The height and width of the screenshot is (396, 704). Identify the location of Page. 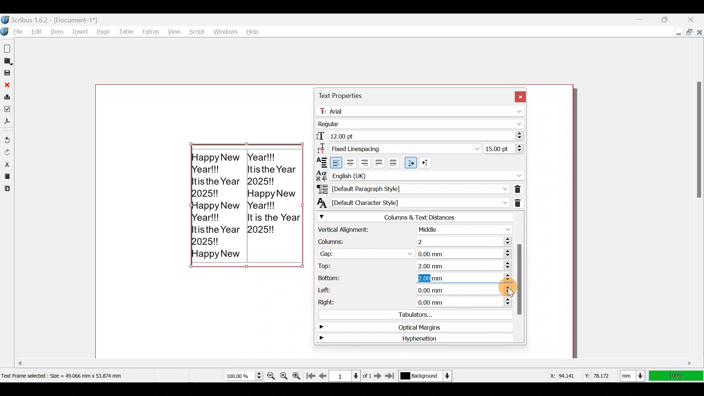
(105, 31).